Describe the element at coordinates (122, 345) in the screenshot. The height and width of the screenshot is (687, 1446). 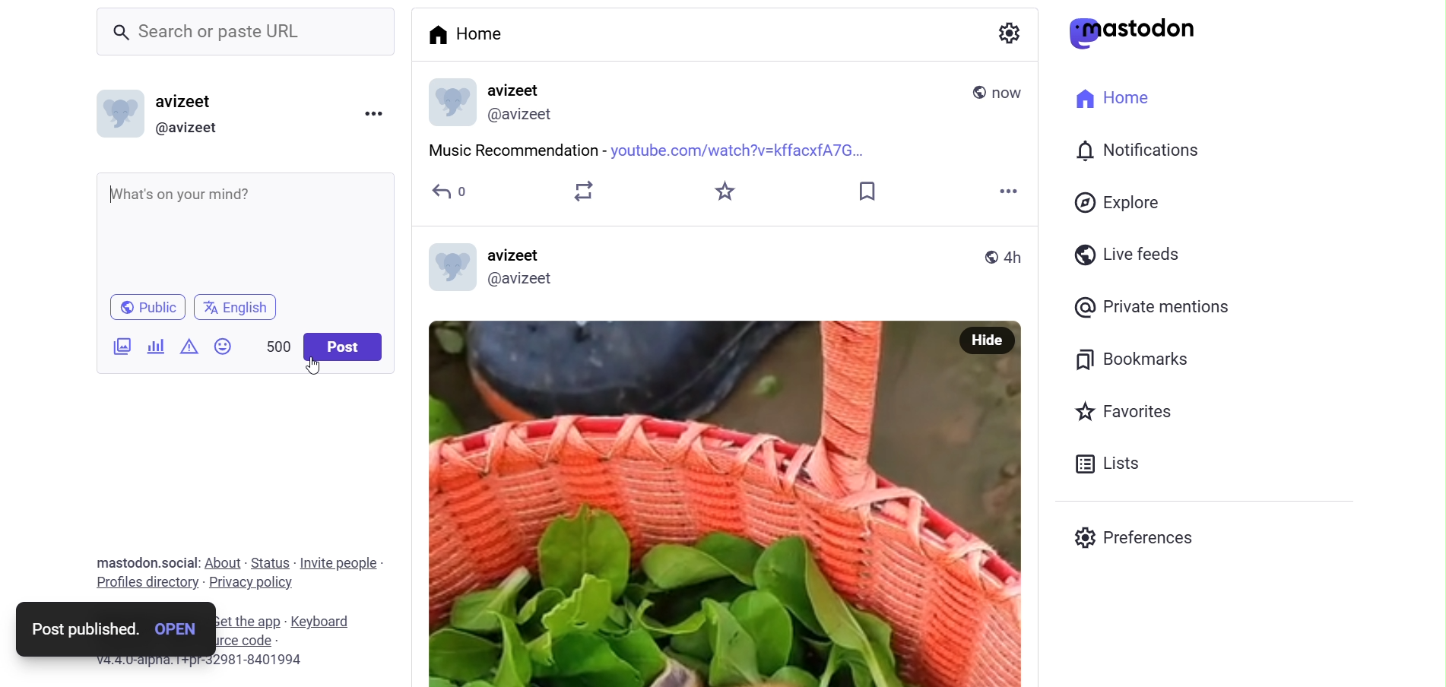
I see `Add Image` at that location.